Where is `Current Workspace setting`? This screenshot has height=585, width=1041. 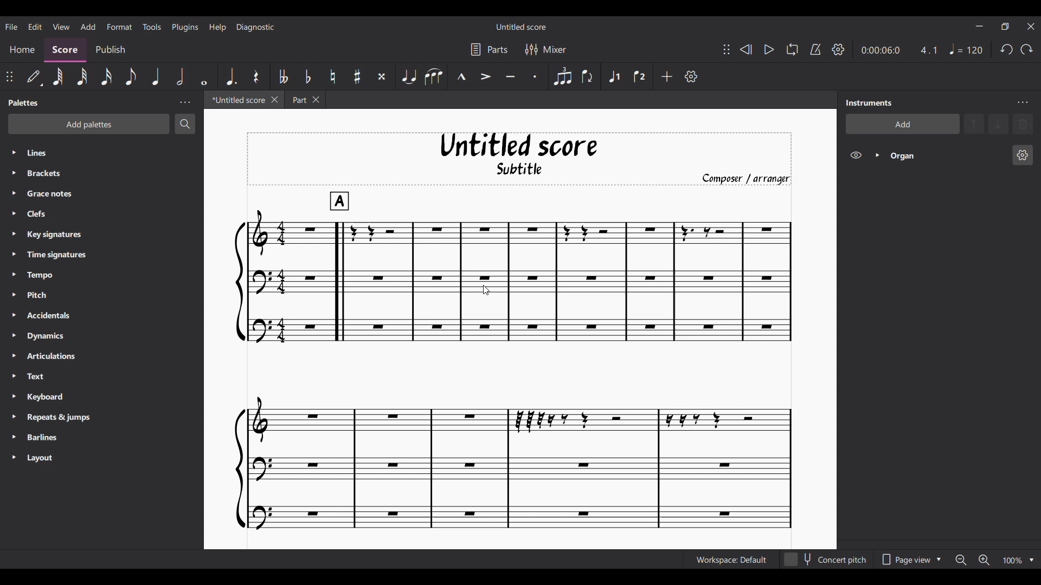 Current Workspace setting is located at coordinates (731, 559).